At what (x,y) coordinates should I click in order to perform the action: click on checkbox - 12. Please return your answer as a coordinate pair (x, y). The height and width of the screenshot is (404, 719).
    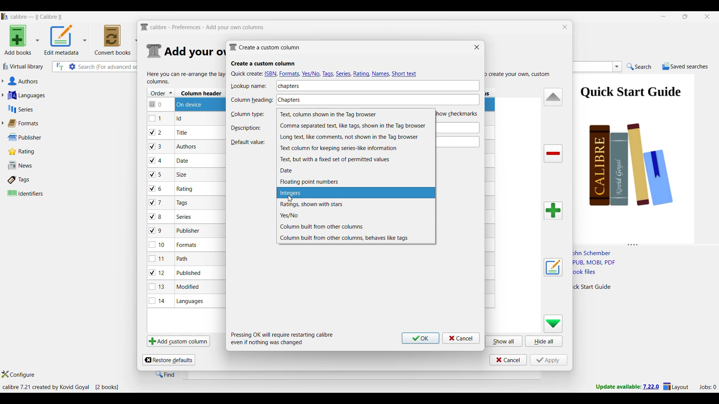
    Looking at the image, I should click on (158, 272).